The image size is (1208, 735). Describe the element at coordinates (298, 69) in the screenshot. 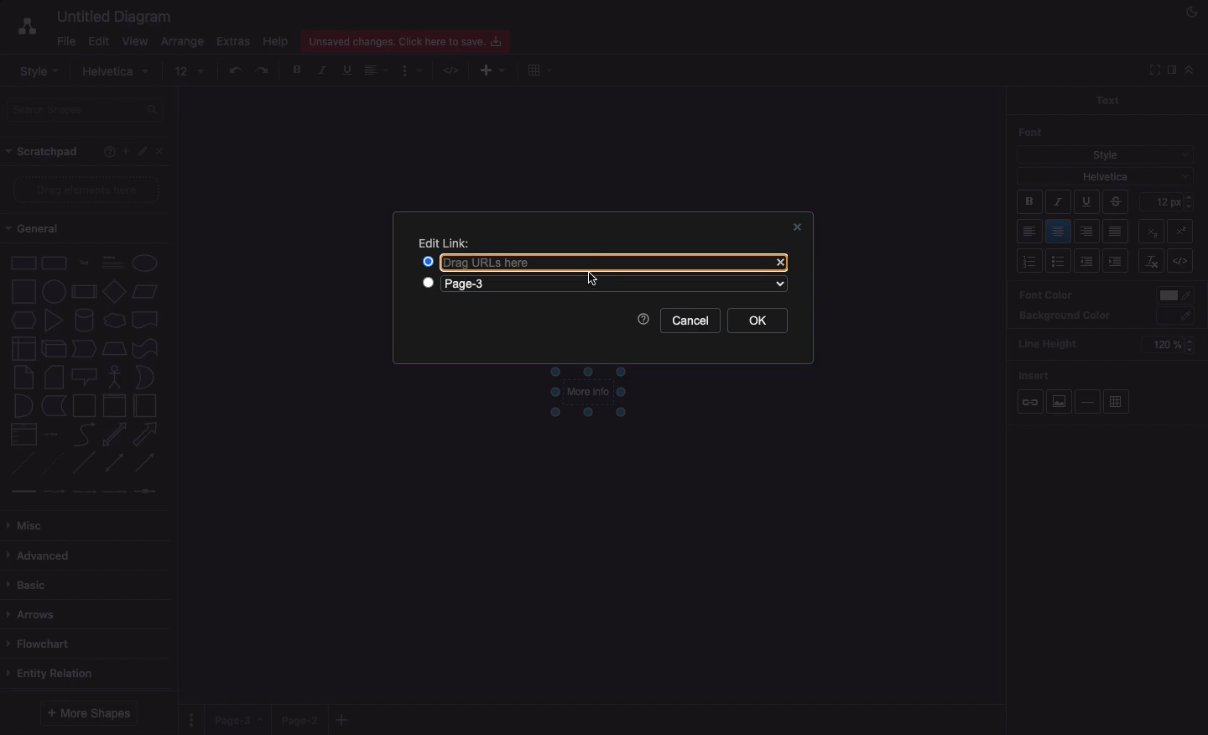

I see `Bold` at that location.